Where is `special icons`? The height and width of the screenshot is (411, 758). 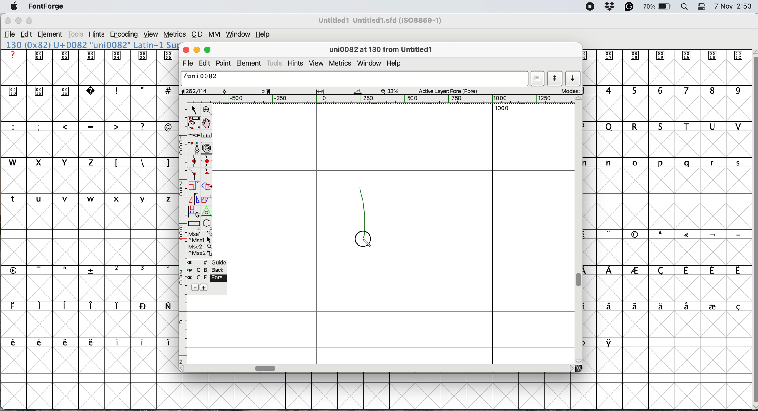
special icons is located at coordinates (54, 90).